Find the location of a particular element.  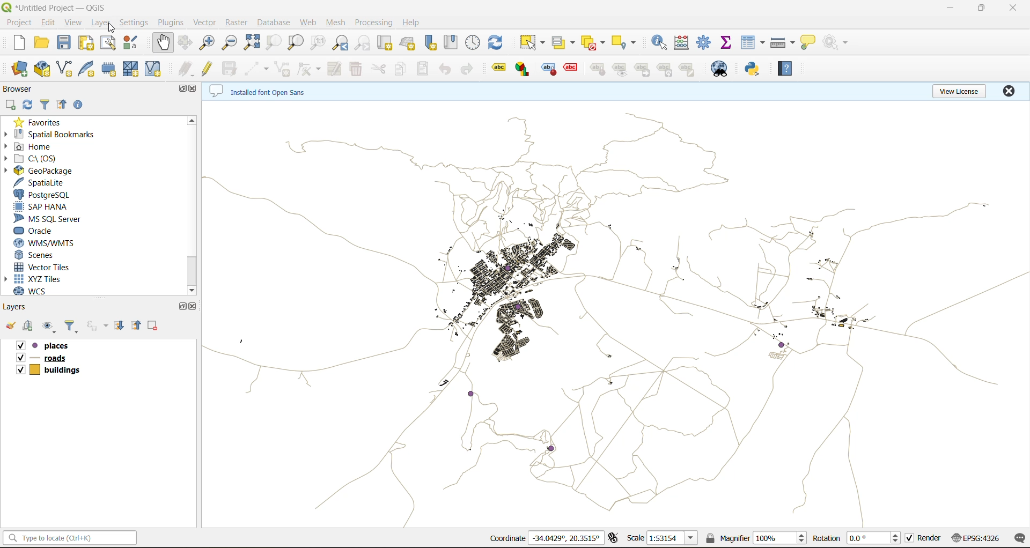

filter by expression is located at coordinates (96, 325).